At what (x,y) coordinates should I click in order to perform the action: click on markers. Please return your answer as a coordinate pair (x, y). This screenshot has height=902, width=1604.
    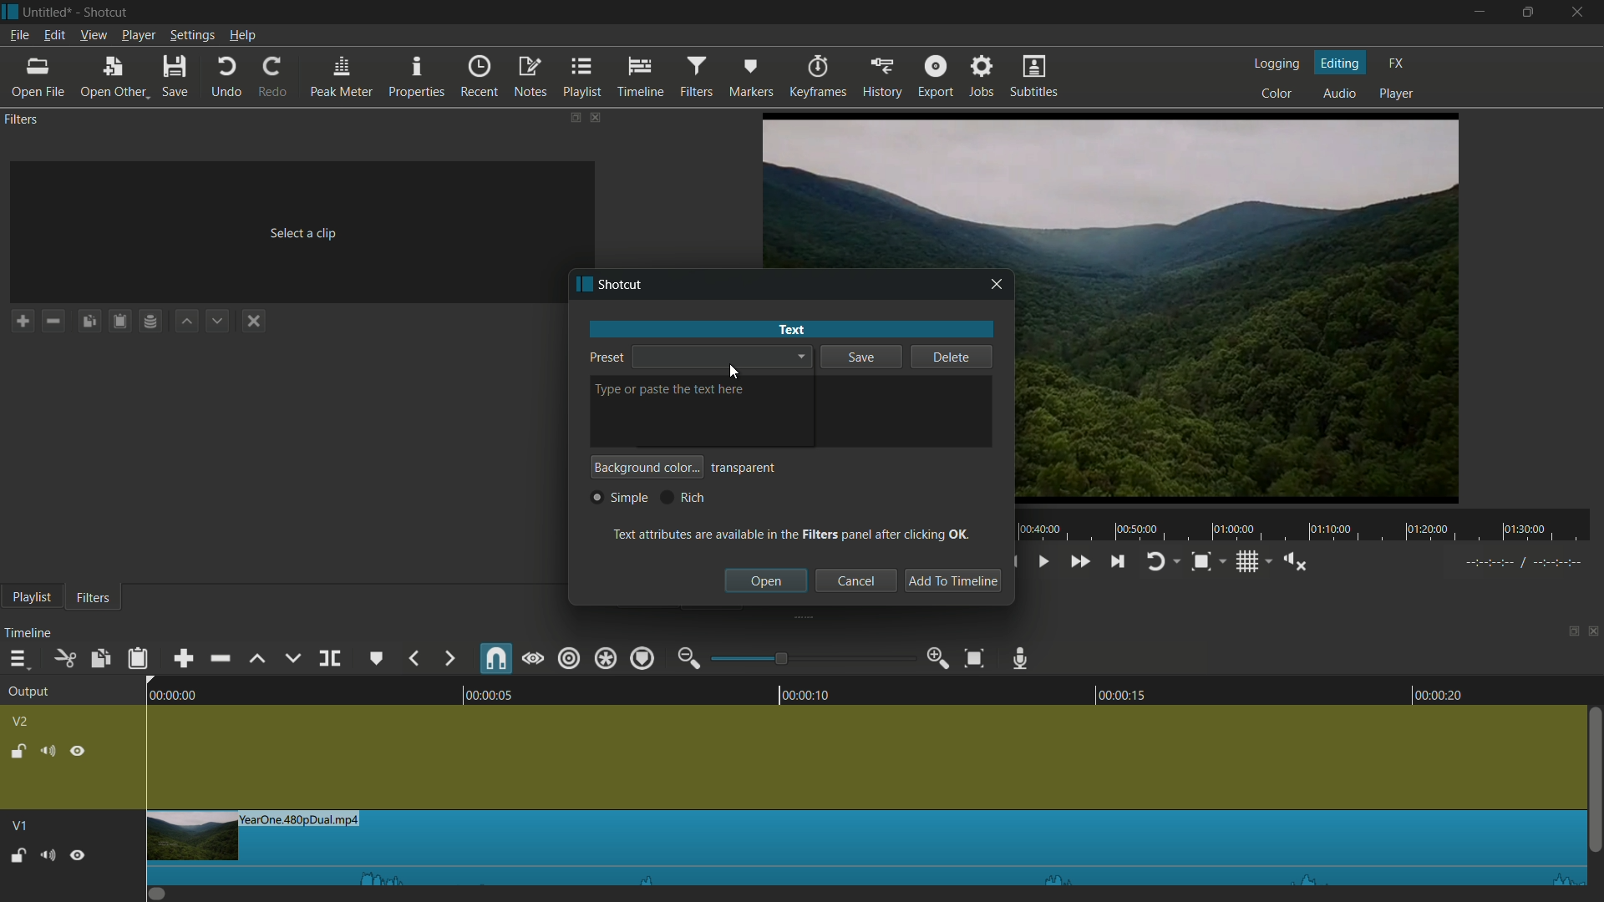
    Looking at the image, I should click on (749, 78).